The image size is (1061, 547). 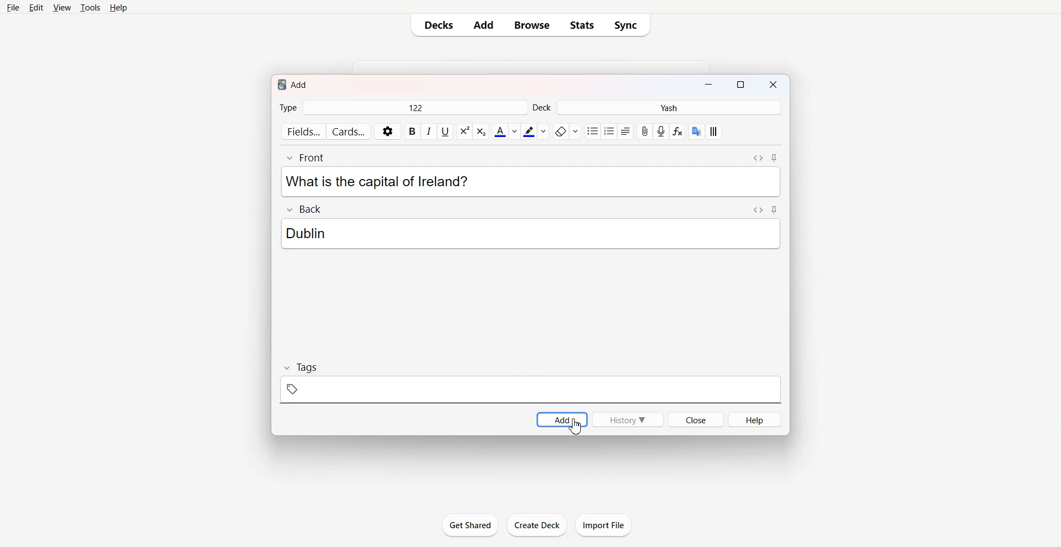 I want to click on History, so click(x=627, y=419).